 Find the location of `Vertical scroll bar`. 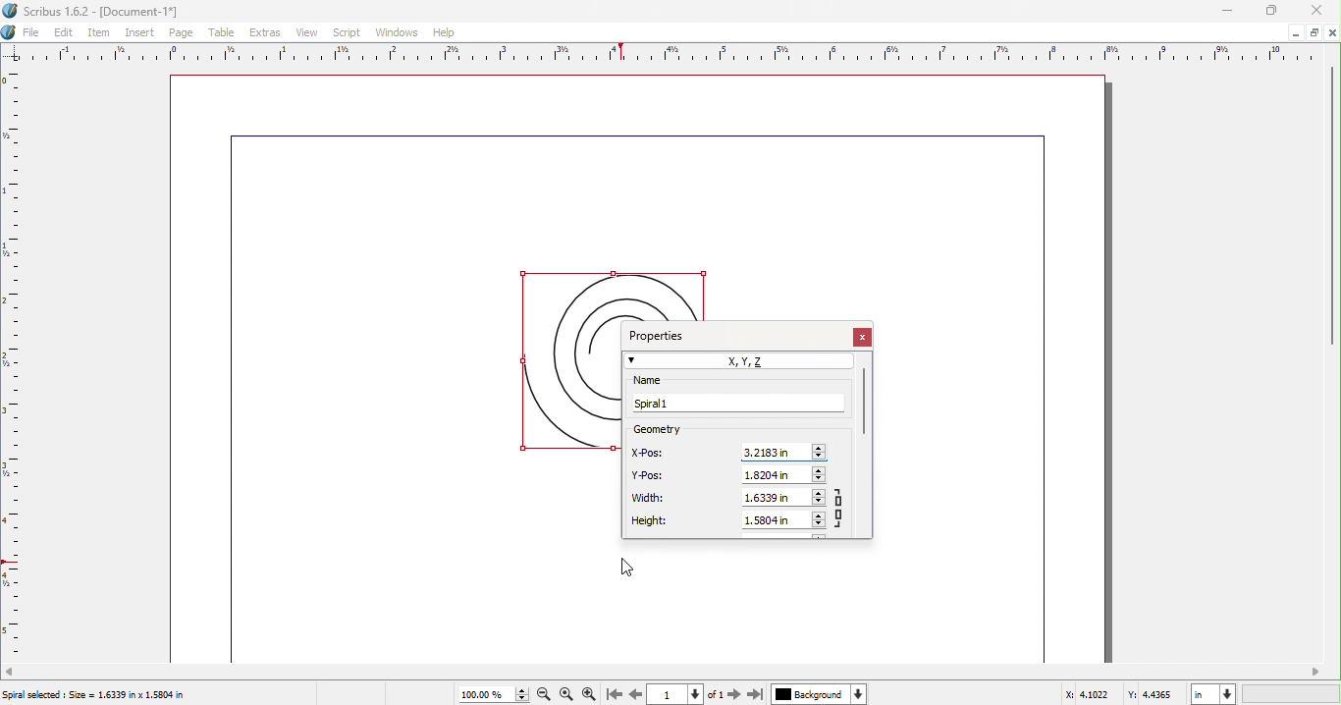

Vertical scroll bar is located at coordinates (1333, 196).